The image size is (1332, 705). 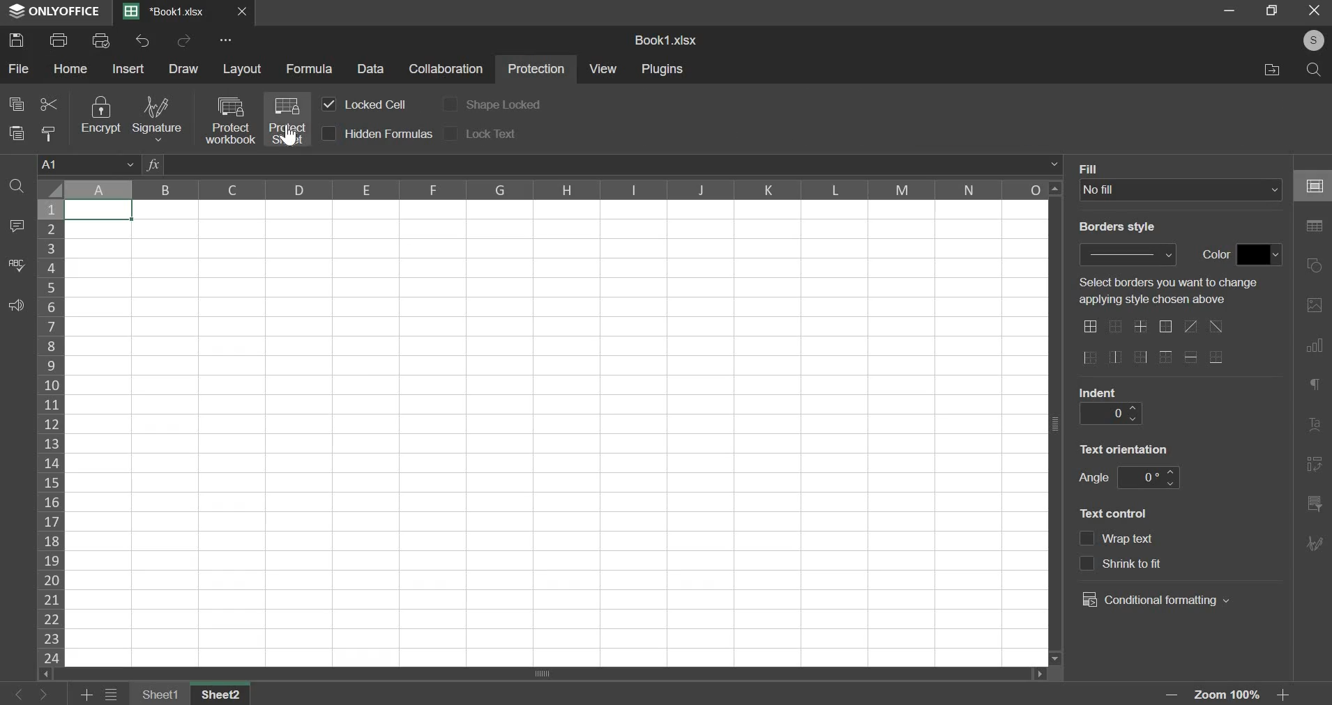 What do you see at coordinates (1091, 168) in the screenshot?
I see `Fill` at bounding box center [1091, 168].